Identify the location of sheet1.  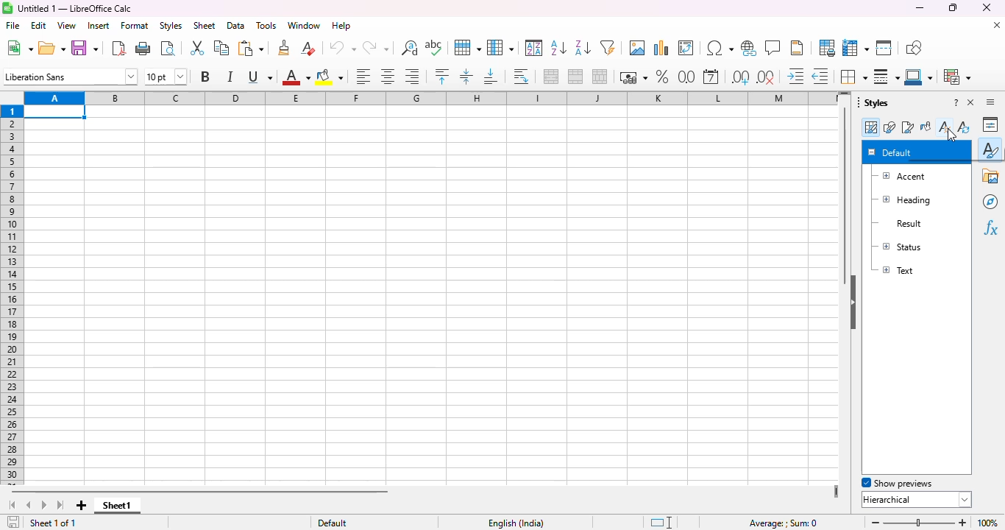
(117, 506).